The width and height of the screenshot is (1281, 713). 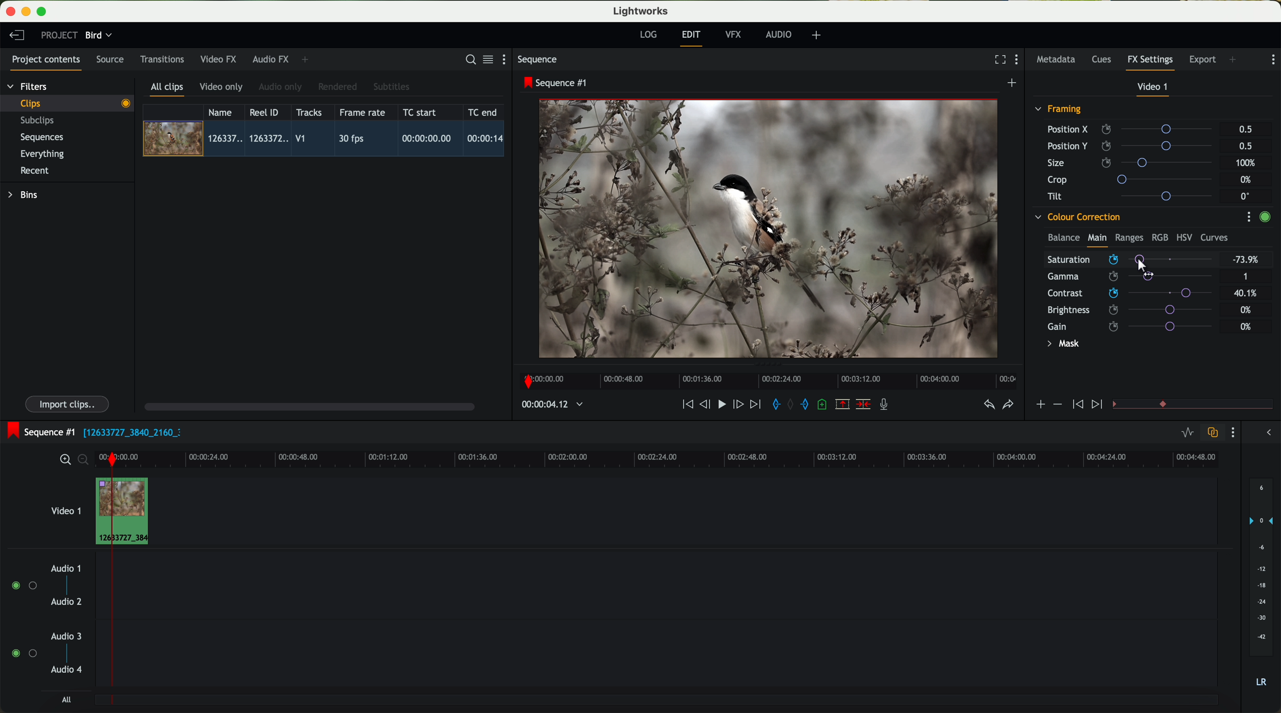 What do you see at coordinates (271, 59) in the screenshot?
I see `audio FX` at bounding box center [271, 59].